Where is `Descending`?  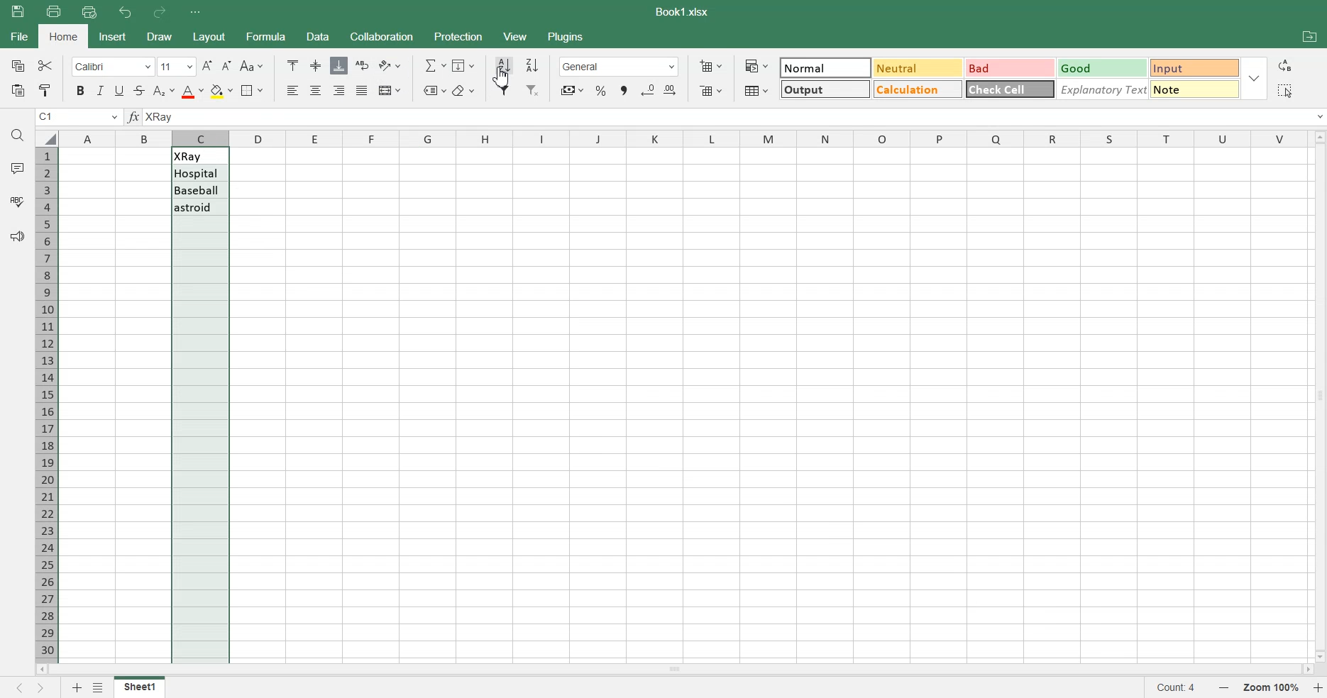 Descending is located at coordinates (533, 65).